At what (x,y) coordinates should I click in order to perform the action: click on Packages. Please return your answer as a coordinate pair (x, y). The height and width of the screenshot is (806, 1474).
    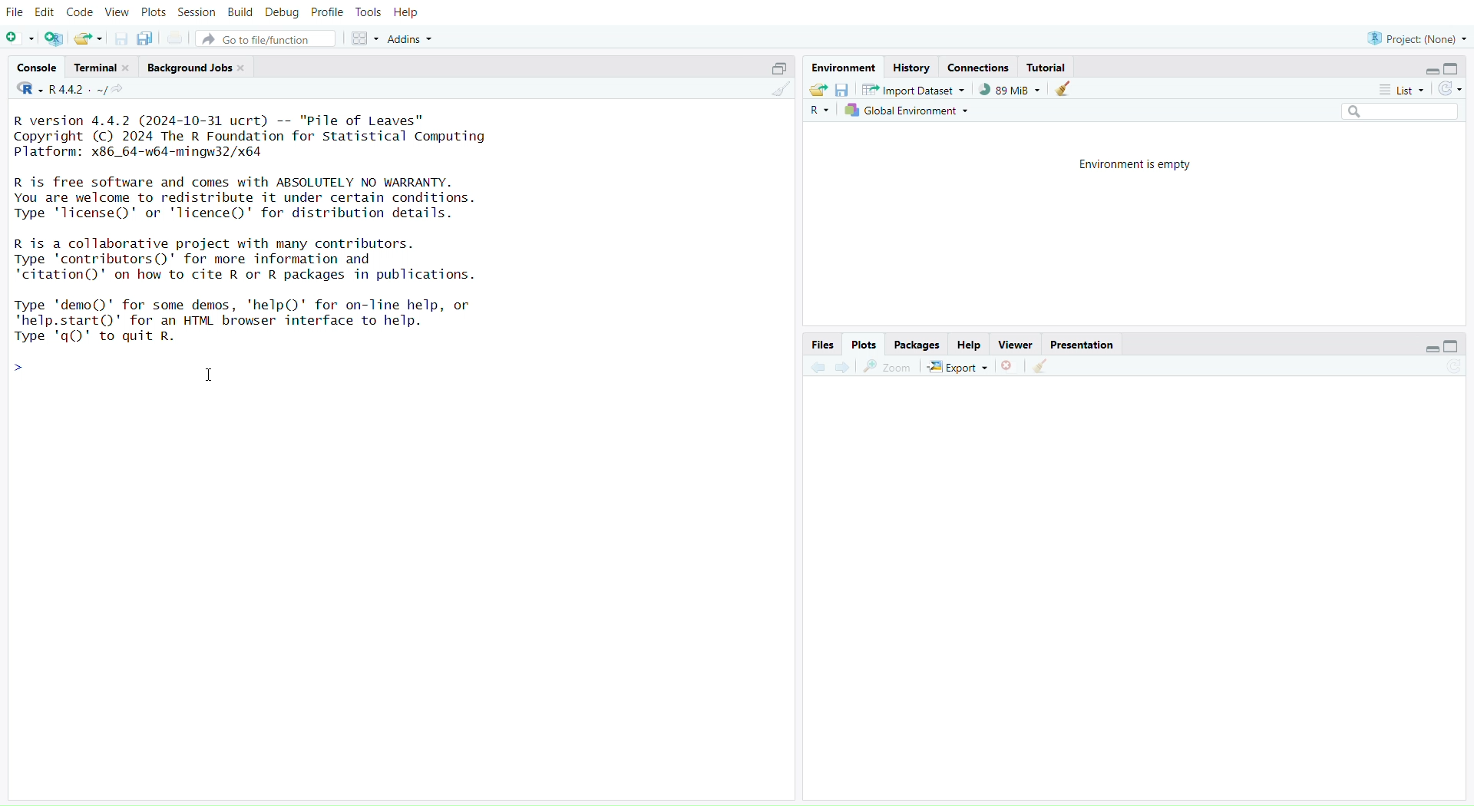
    Looking at the image, I should click on (918, 342).